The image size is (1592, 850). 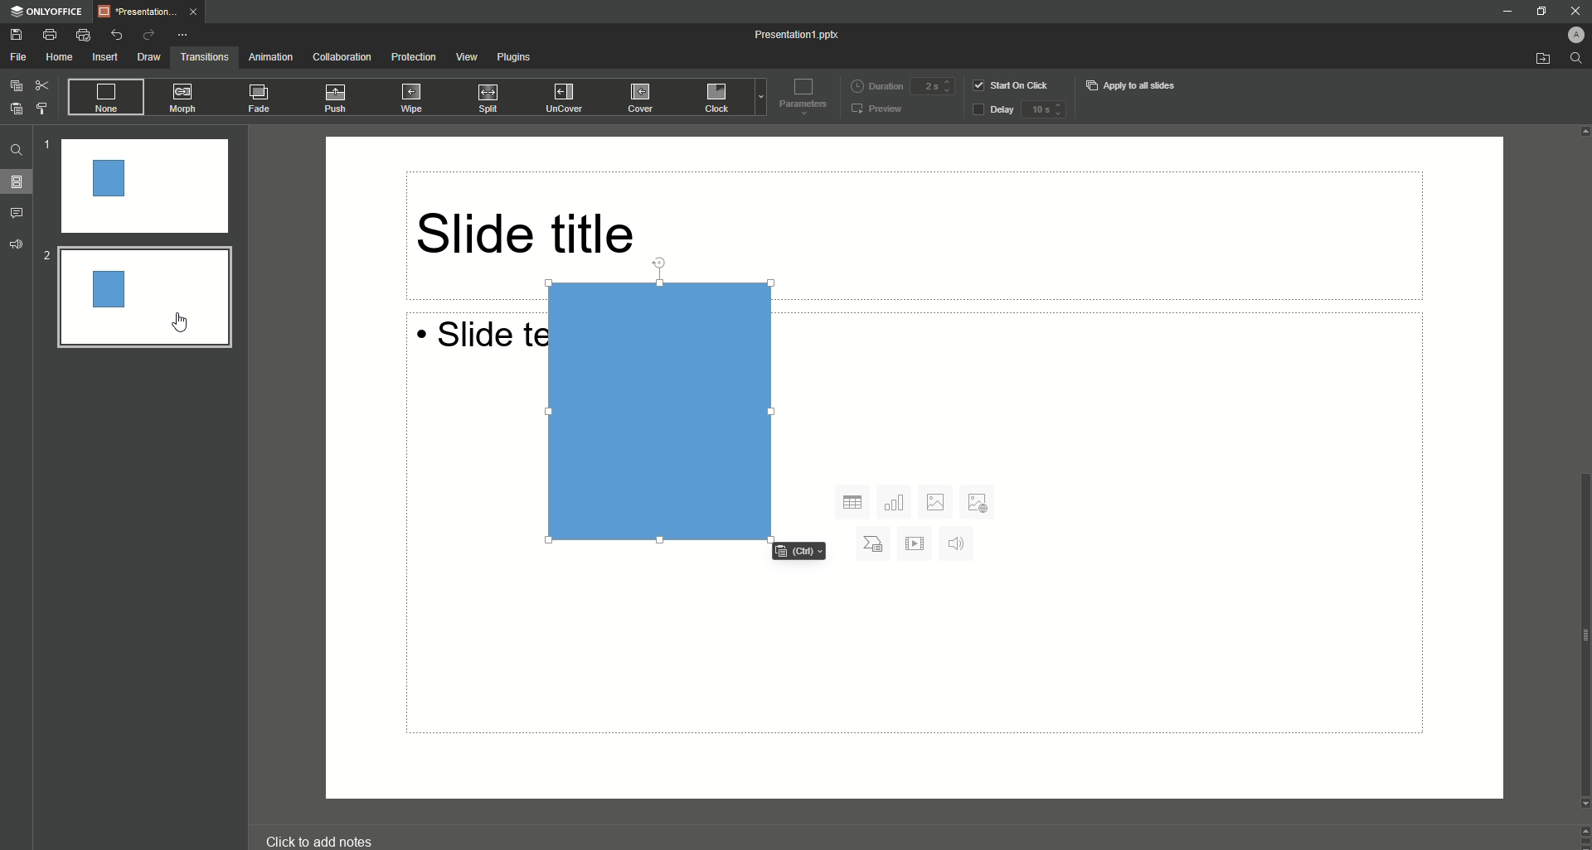 What do you see at coordinates (1570, 35) in the screenshot?
I see `Profile` at bounding box center [1570, 35].